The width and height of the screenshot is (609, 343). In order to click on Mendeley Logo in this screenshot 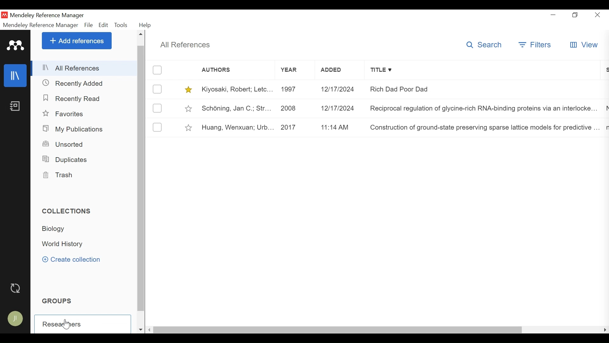, I will do `click(16, 45)`.